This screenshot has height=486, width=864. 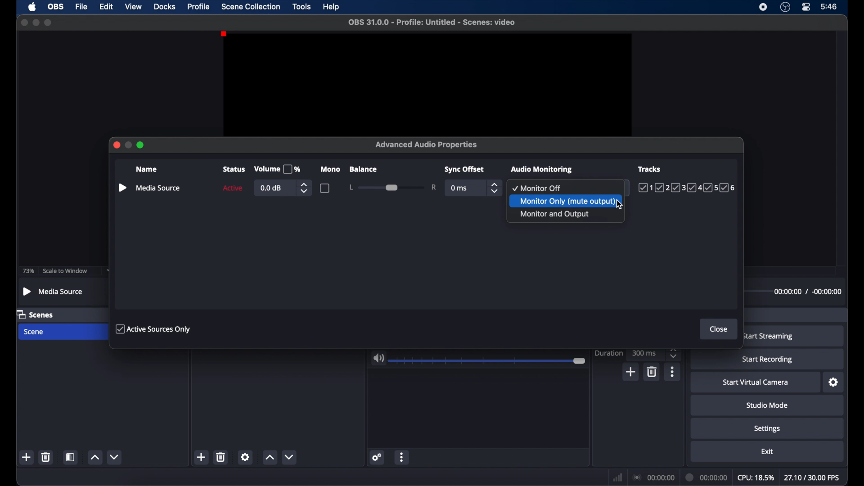 I want to click on more options, so click(x=673, y=372).